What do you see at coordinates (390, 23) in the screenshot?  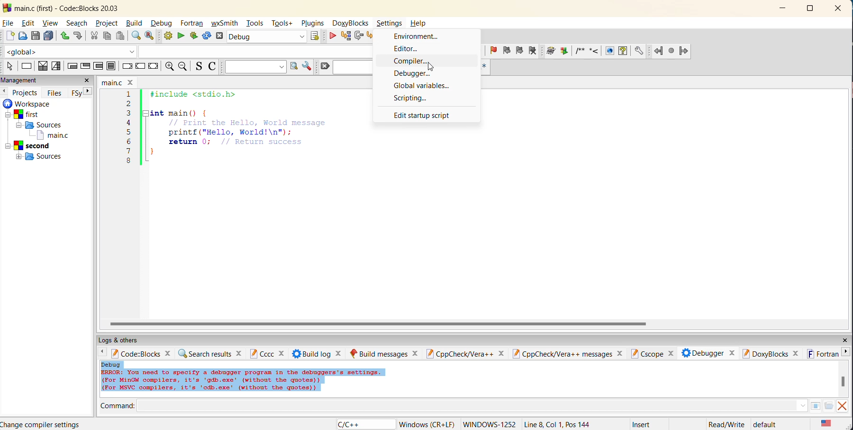 I see `Settings` at bounding box center [390, 23].